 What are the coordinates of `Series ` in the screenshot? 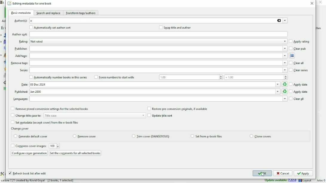 It's located at (24, 71).